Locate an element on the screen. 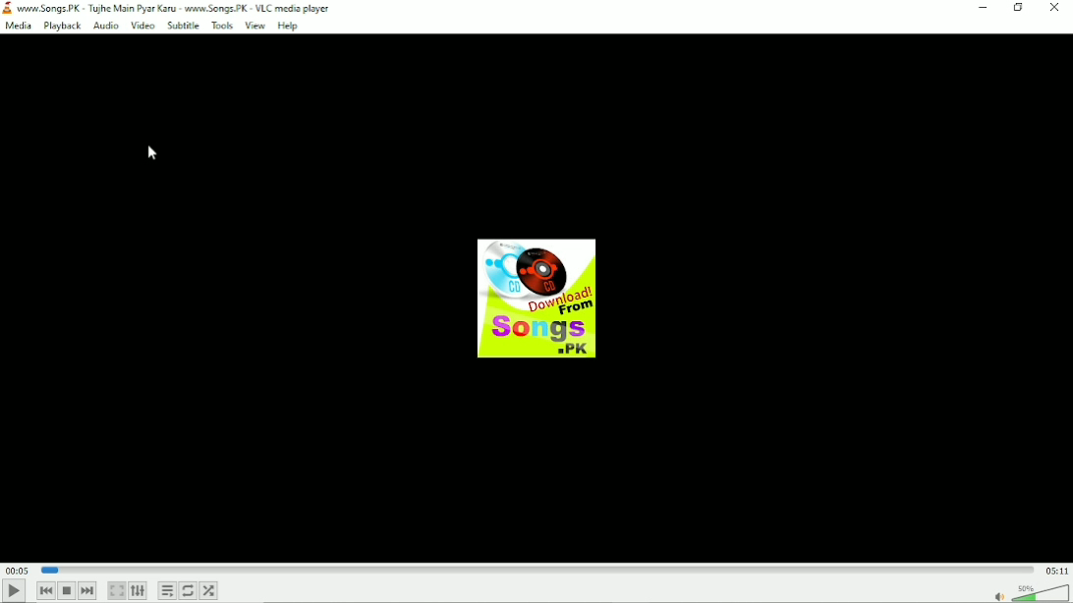 The image size is (1073, 603). Next is located at coordinates (89, 591).